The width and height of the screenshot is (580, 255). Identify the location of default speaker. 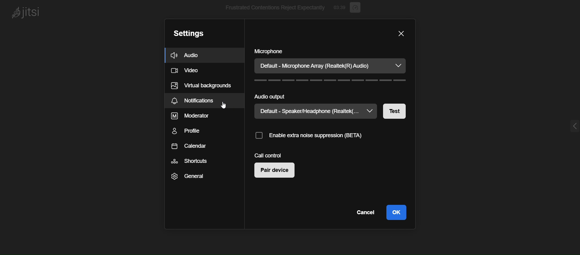
(317, 112).